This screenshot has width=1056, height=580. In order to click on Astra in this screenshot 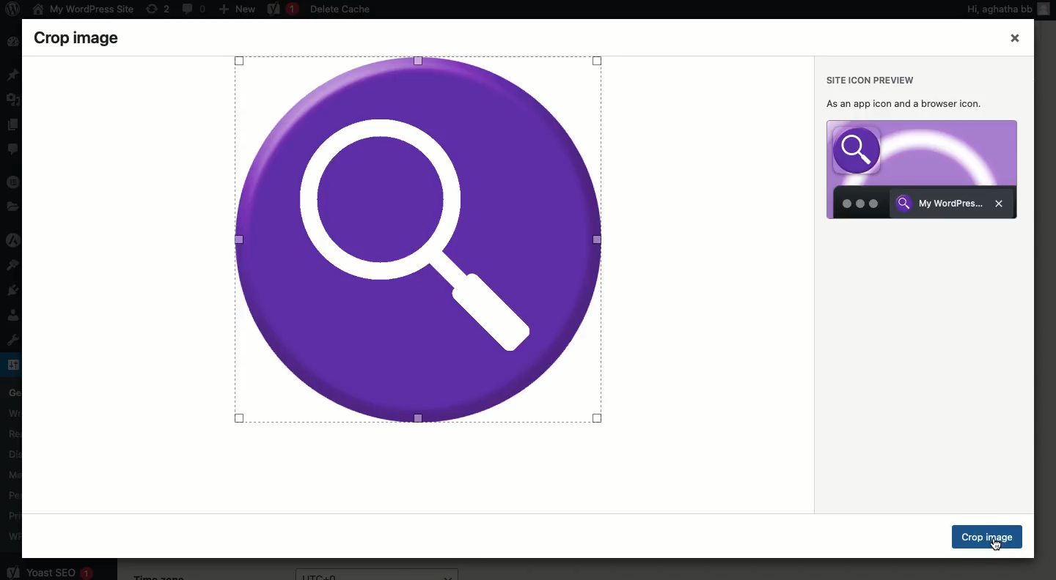, I will do `click(14, 242)`.